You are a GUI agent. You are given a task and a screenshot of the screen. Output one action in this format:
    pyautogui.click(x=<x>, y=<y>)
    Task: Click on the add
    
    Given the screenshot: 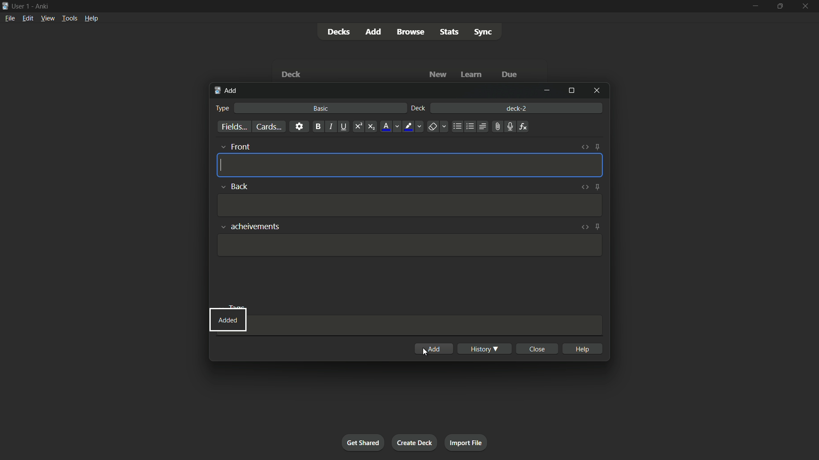 What is the action you would take?
    pyautogui.click(x=434, y=348)
    